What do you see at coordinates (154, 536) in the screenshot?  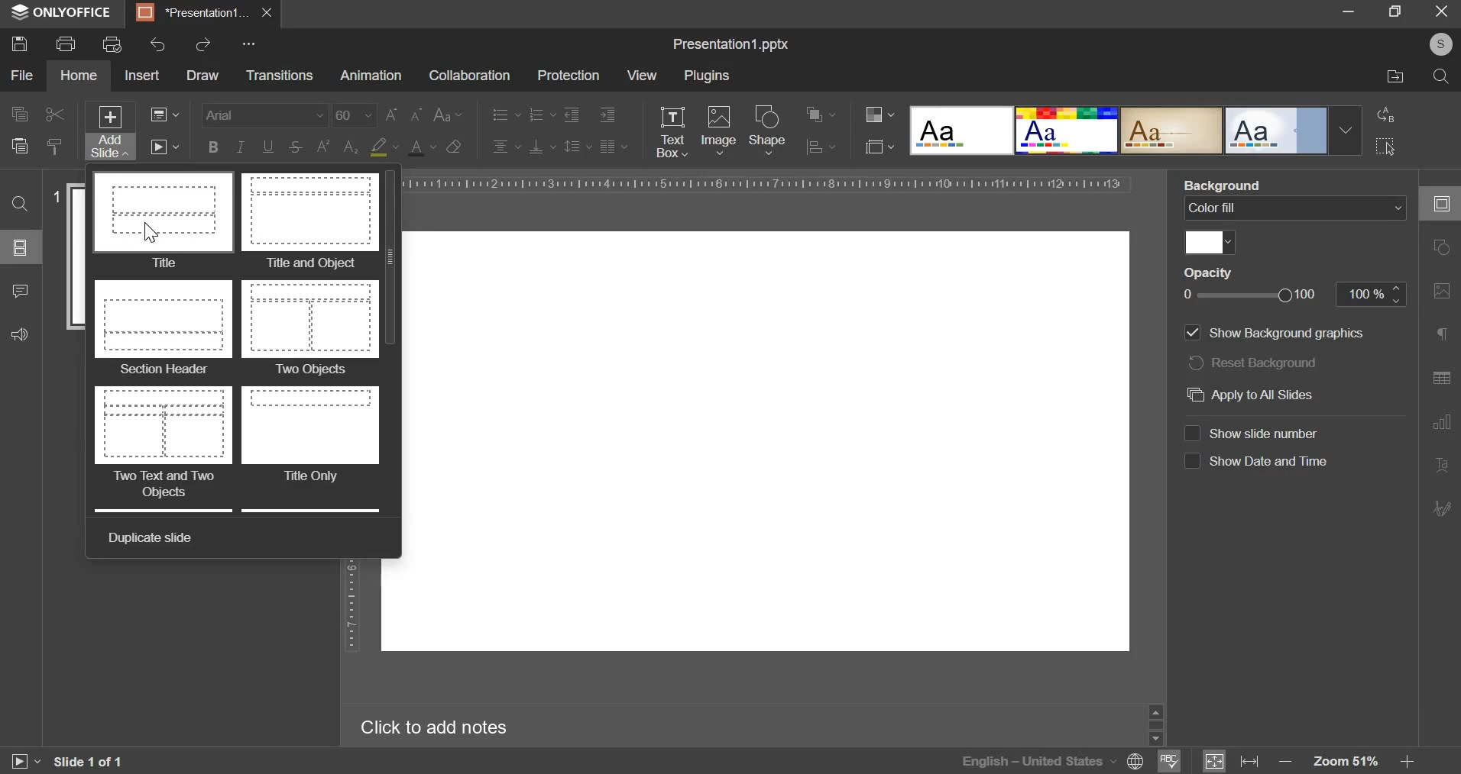 I see `duplicate slide` at bounding box center [154, 536].